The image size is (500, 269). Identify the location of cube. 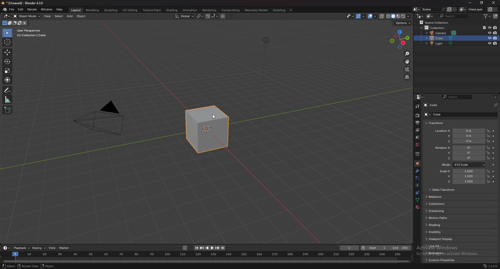
(434, 114).